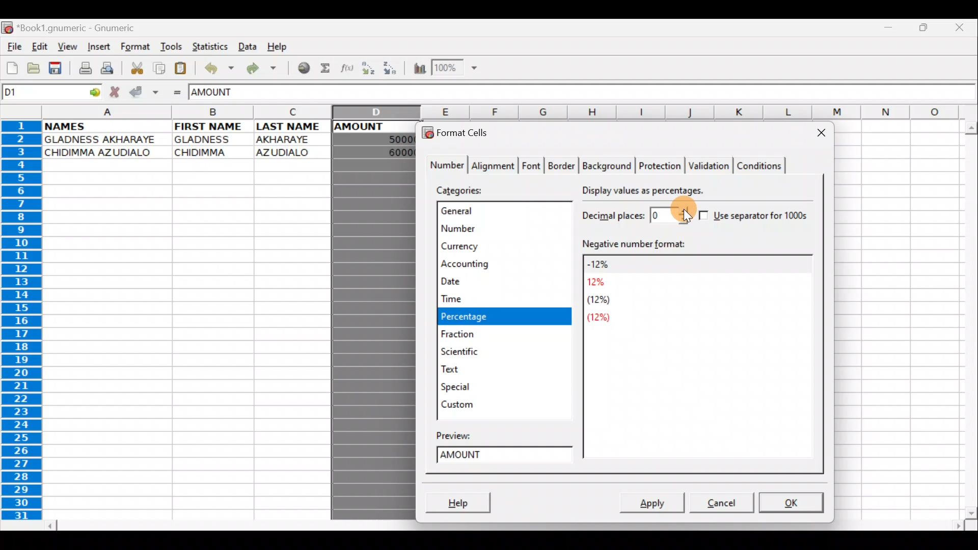 The width and height of the screenshot is (978, 550). Describe the element at coordinates (923, 30) in the screenshot. I see `Maximize` at that location.